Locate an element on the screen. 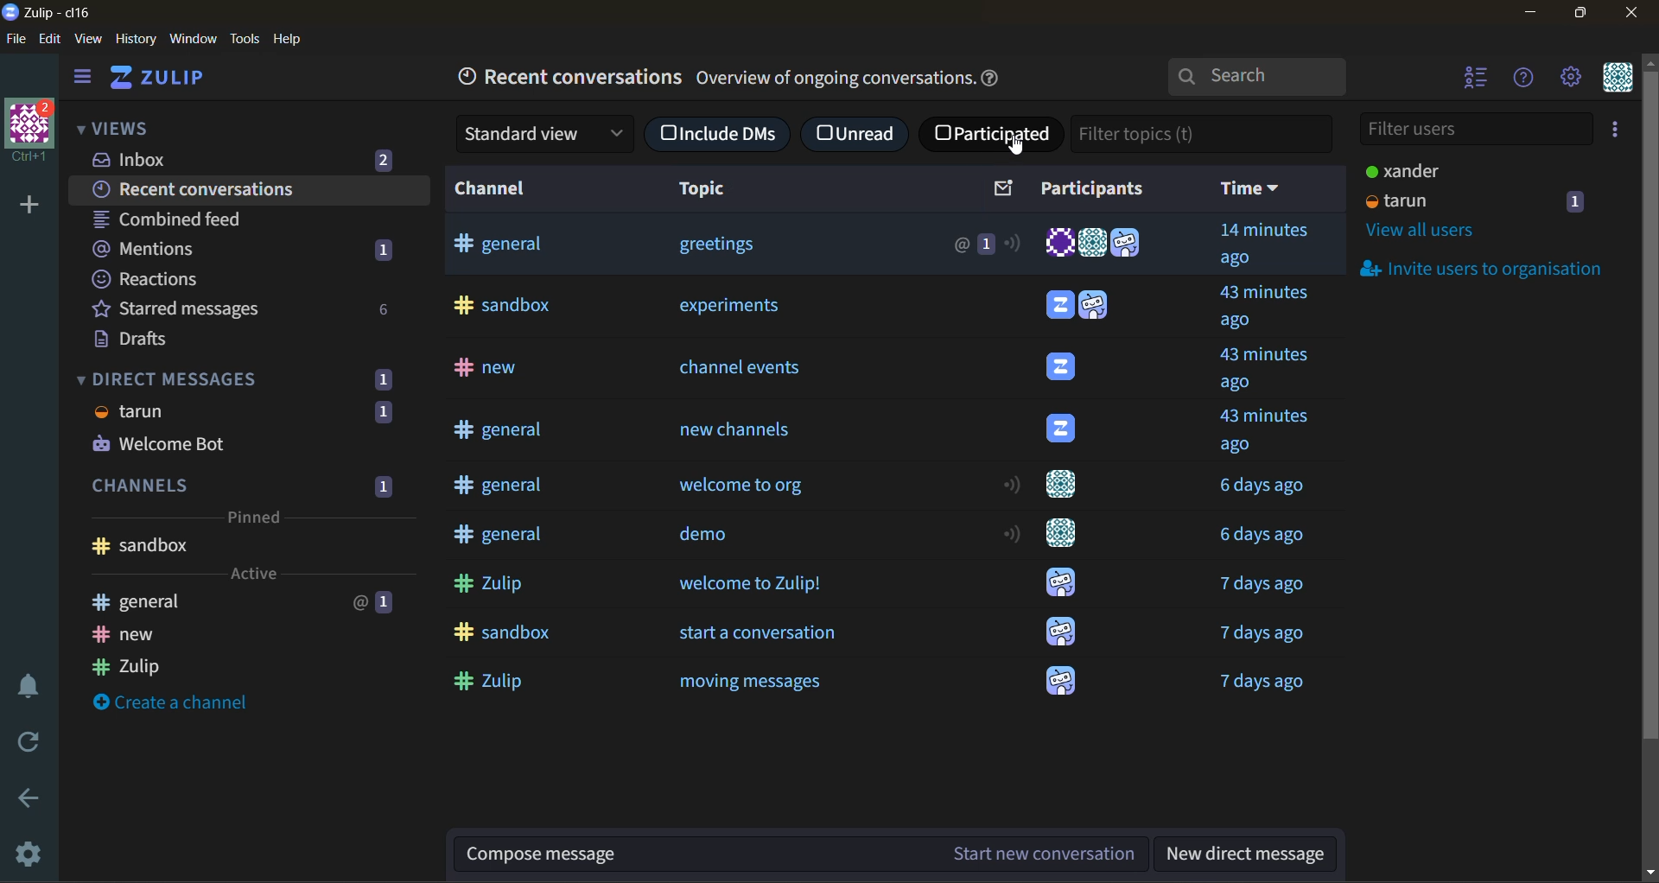 The image size is (1659, 883). help is located at coordinates (289, 40).